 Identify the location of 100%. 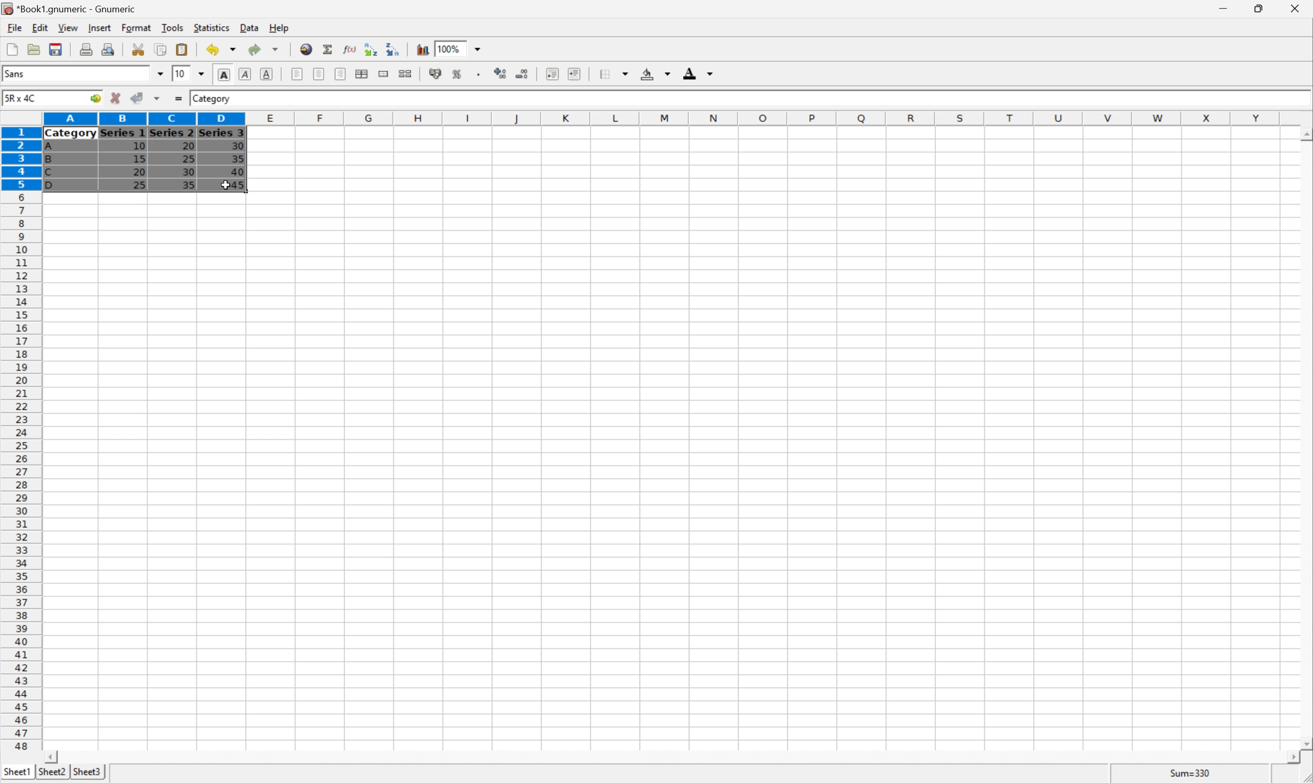
(450, 49).